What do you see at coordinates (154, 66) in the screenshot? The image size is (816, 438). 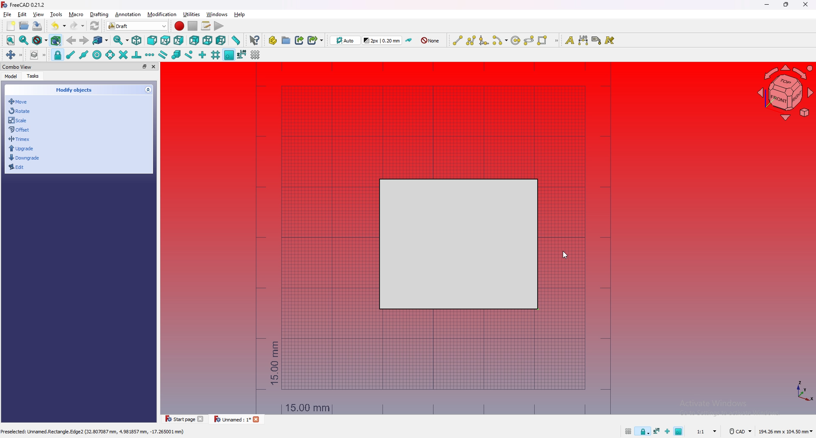 I see `close` at bounding box center [154, 66].